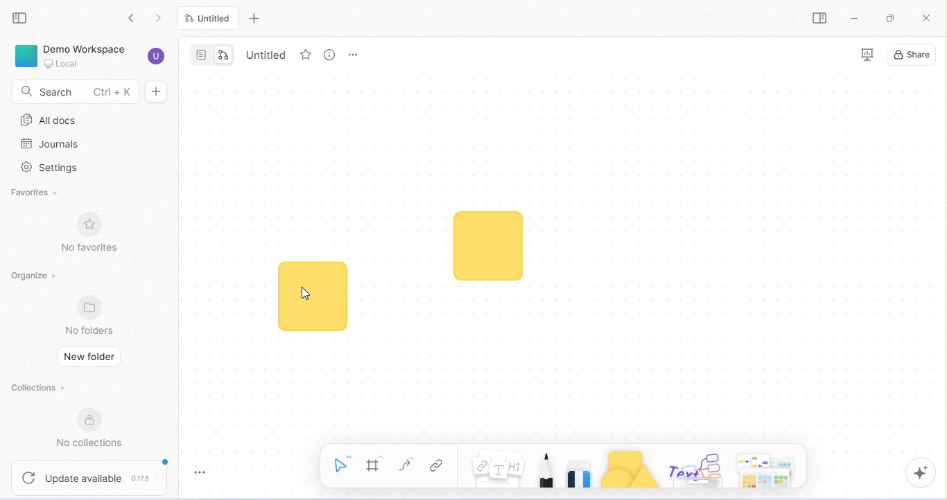 The height and width of the screenshot is (500, 947). Describe the element at coordinates (307, 293) in the screenshot. I see `cursor` at that location.